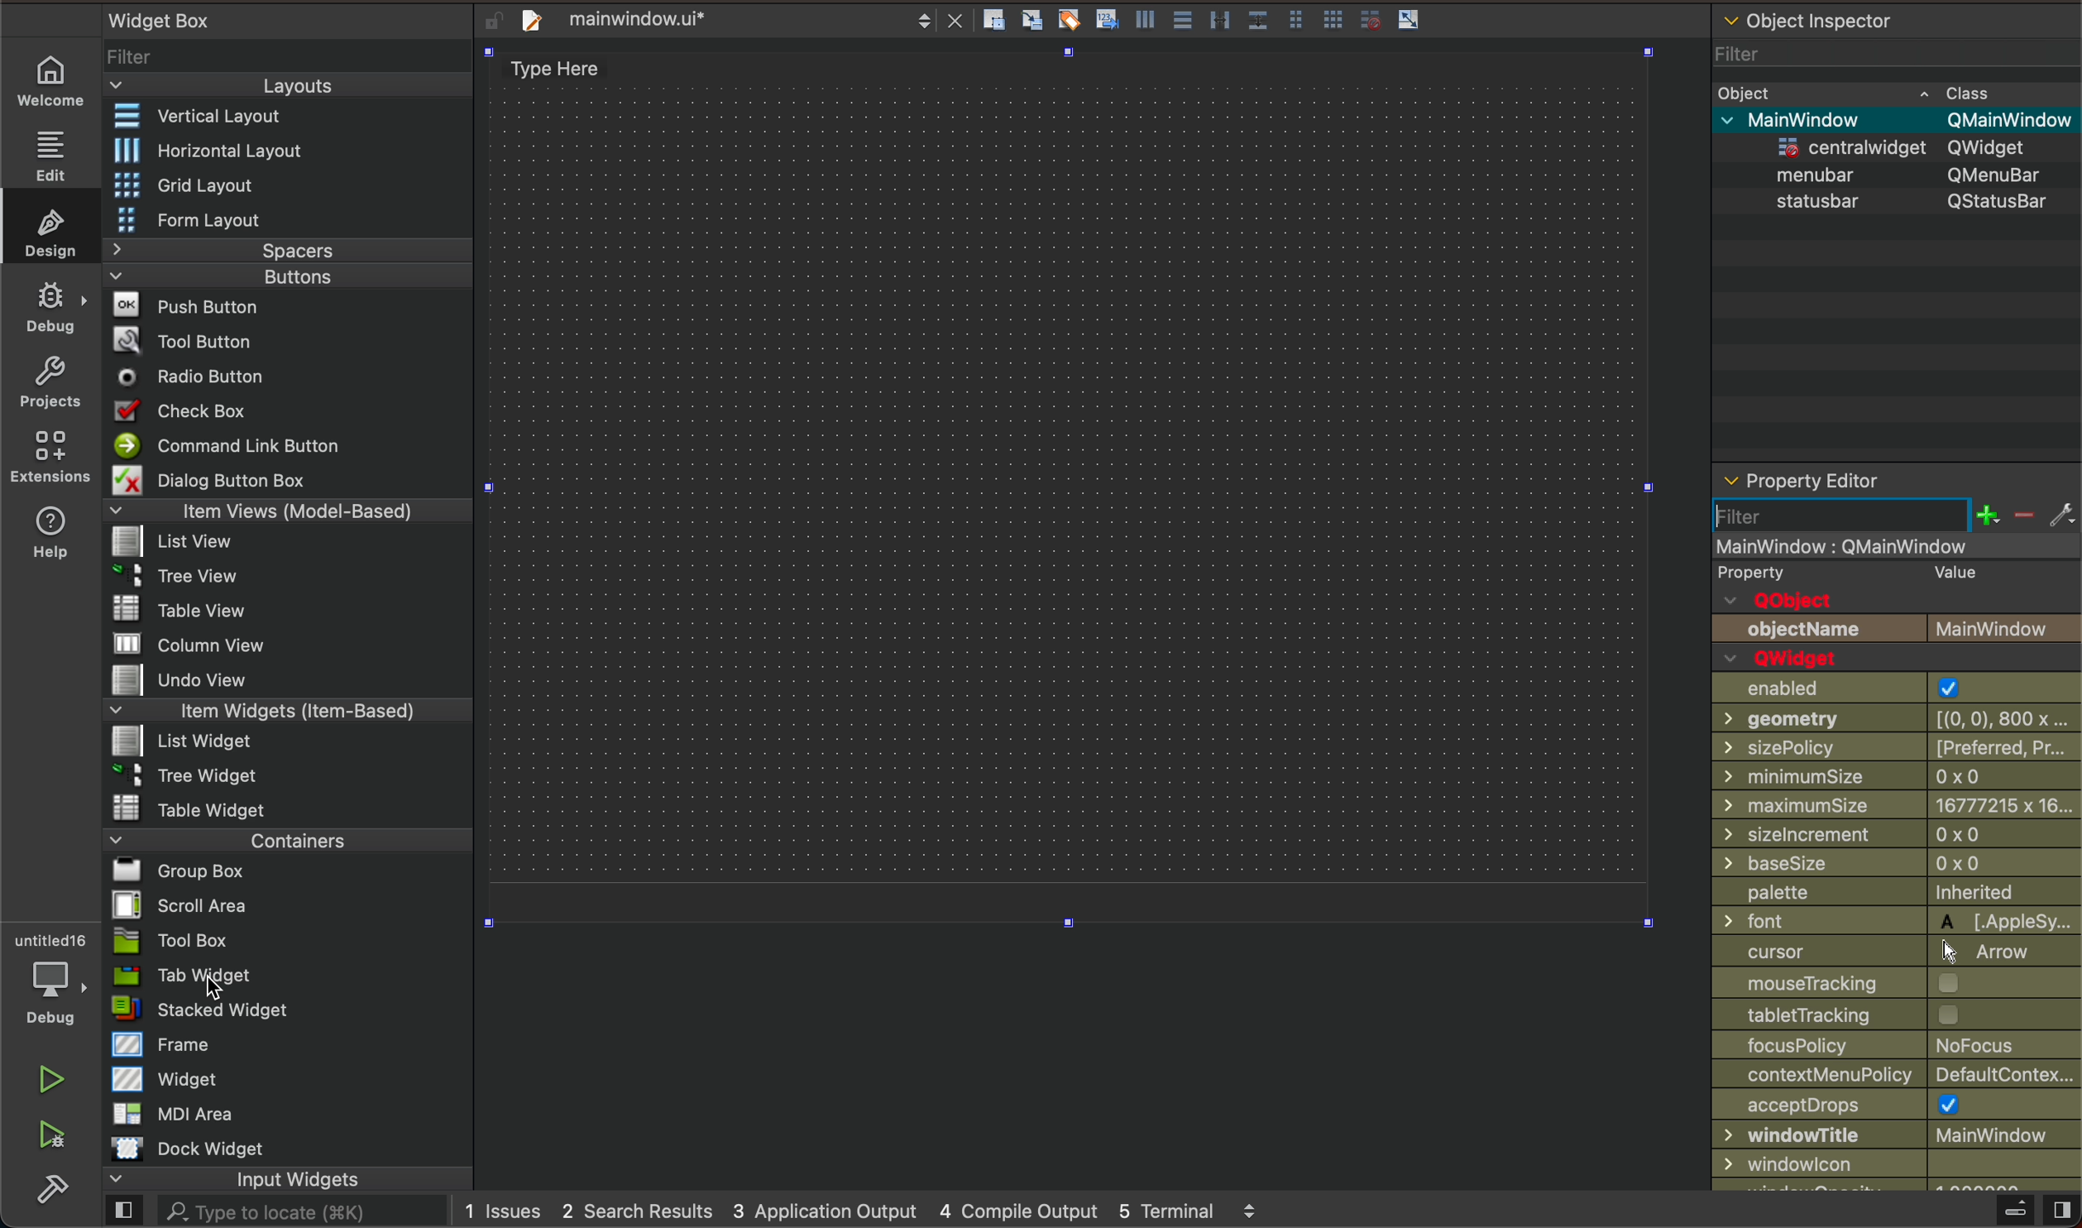 The image size is (2082, 1228). What do you see at coordinates (54, 453) in the screenshot?
I see `extensions` at bounding box center [54, 453].